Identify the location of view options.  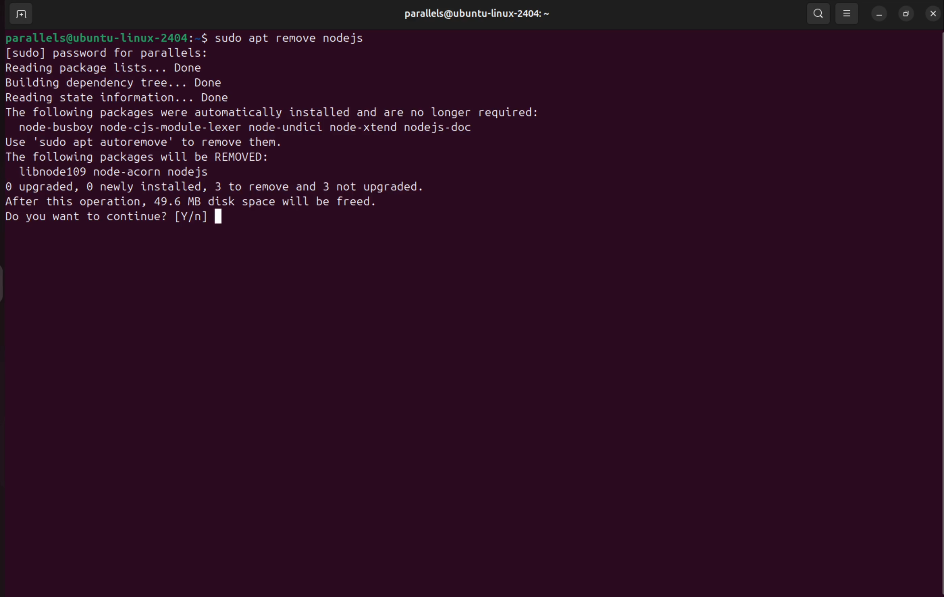
(846, 14).